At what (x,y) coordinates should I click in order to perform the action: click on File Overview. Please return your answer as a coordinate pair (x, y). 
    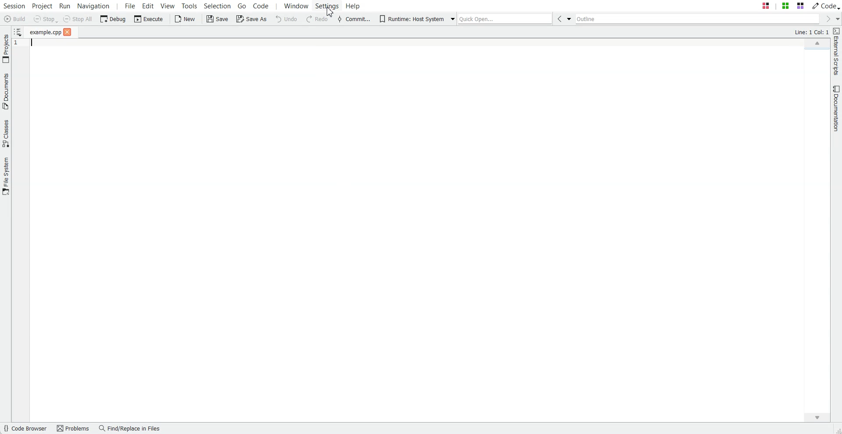
    Looking at the image, I should click on (815, 50).